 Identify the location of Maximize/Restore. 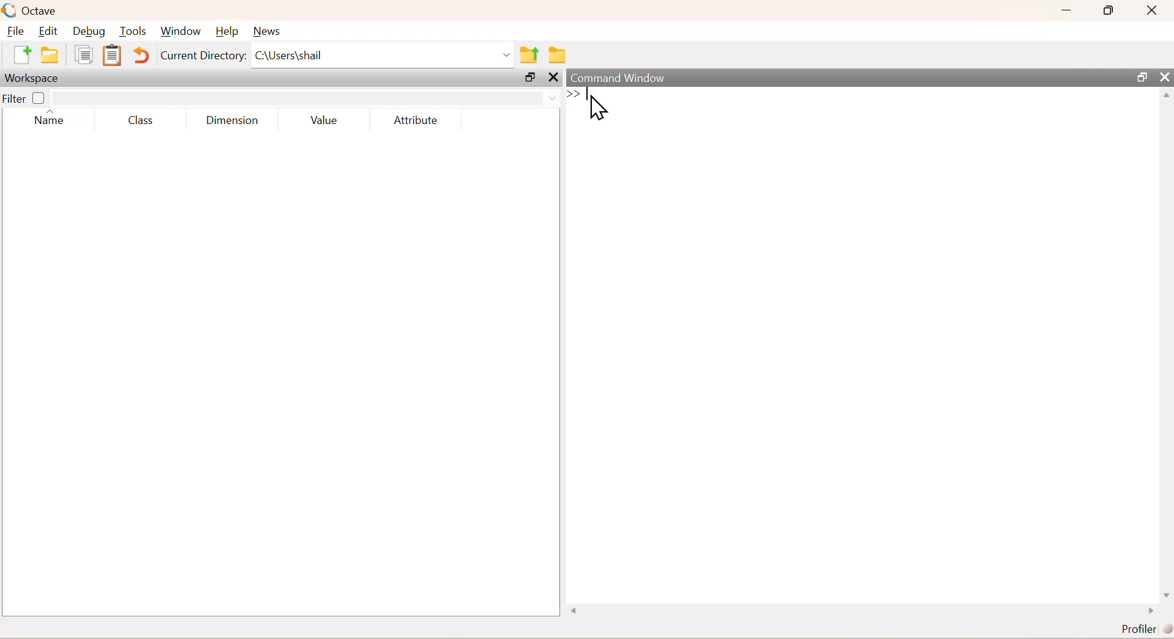
(1140, 76).